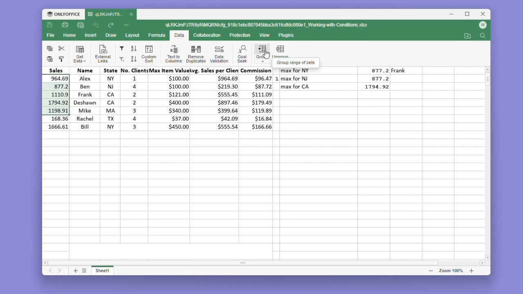 This screenshot has height=294, width=523. Describe the element at coordinates (63, 15) in the screenshot. I see `Only office logo` at that location.